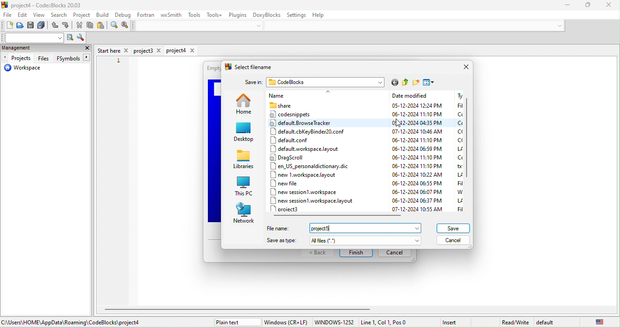  What do you see at coordinates (298, 15) in the screenshot?
I see `settings` at bounding box center [298, 15].